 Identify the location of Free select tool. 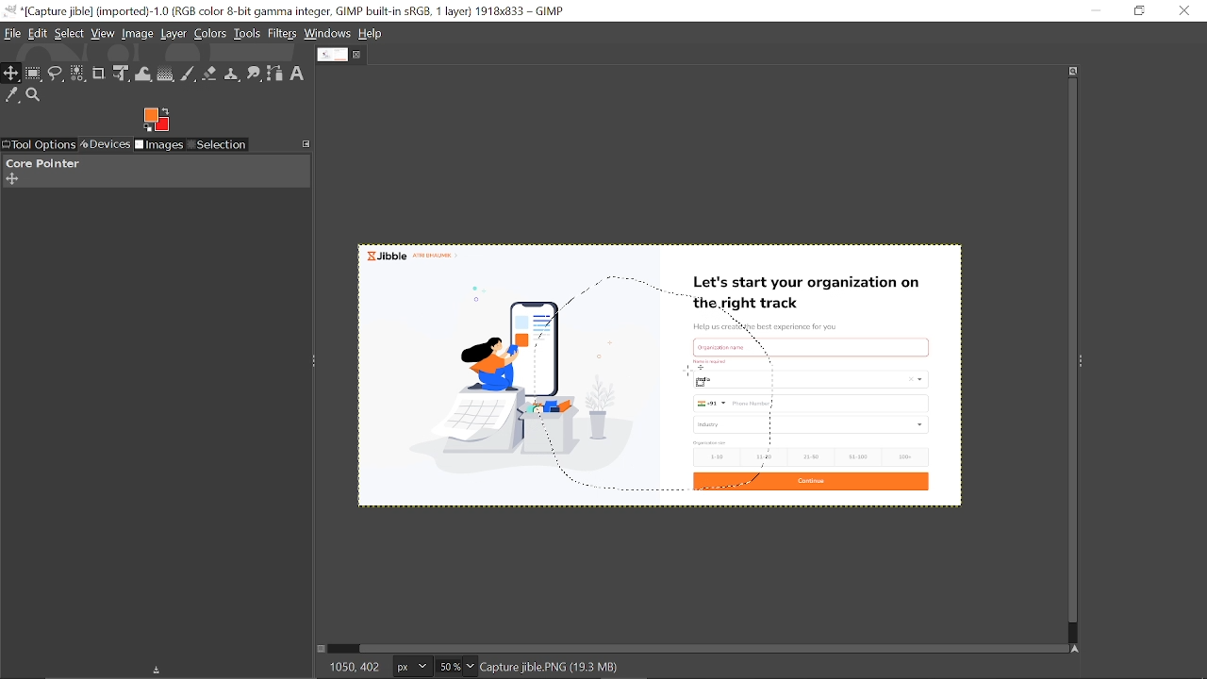
(57, 75).